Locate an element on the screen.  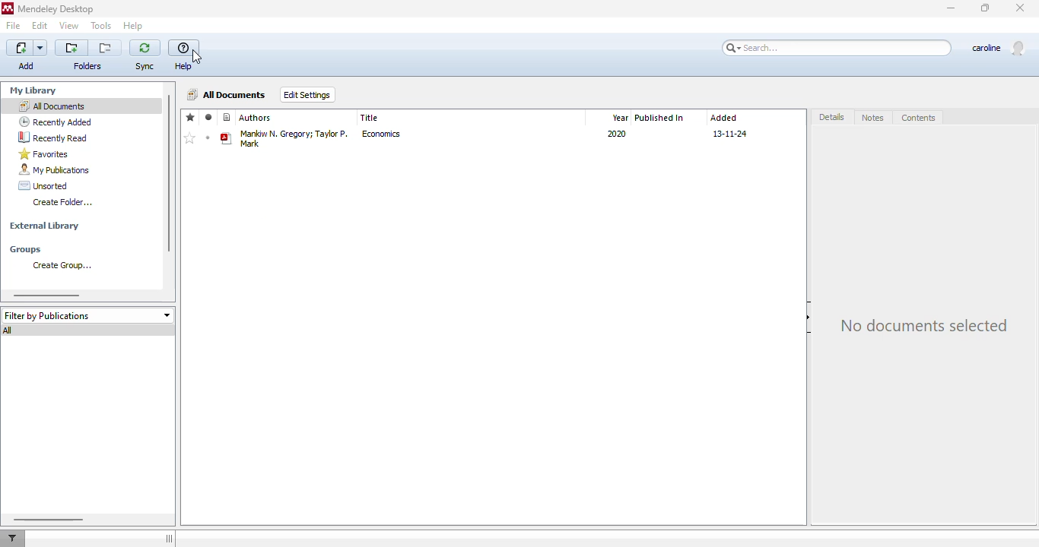
title is located at coordinates (369, 118).